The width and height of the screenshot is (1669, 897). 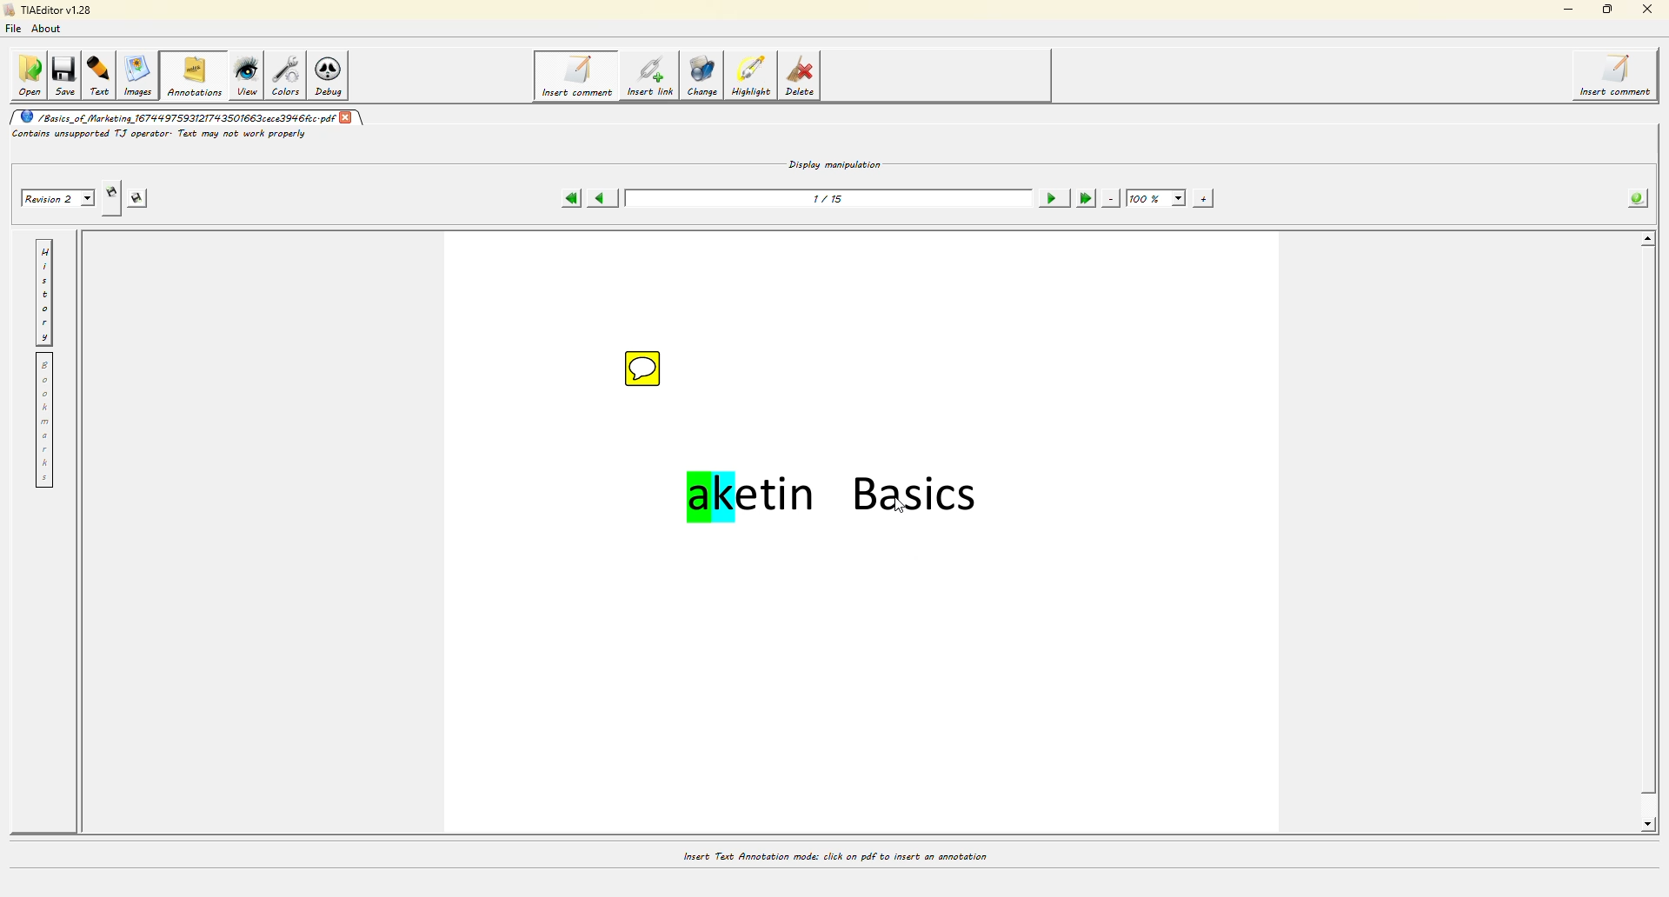 I want to click on first page, so click(x=570, y=198).